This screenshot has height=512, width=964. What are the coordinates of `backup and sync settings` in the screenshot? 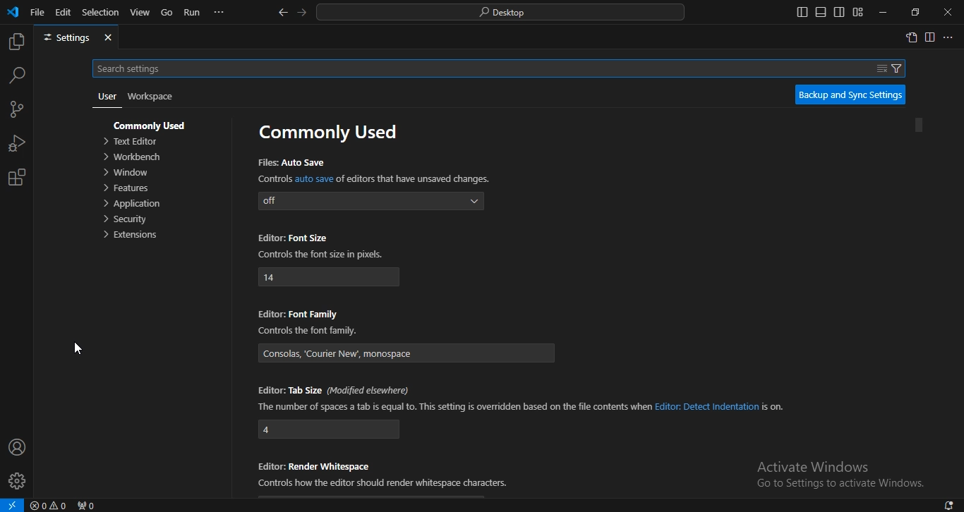 It's located at (854, 93).